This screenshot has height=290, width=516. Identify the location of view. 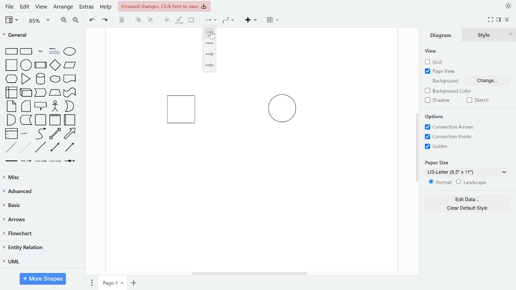
(431, 52).